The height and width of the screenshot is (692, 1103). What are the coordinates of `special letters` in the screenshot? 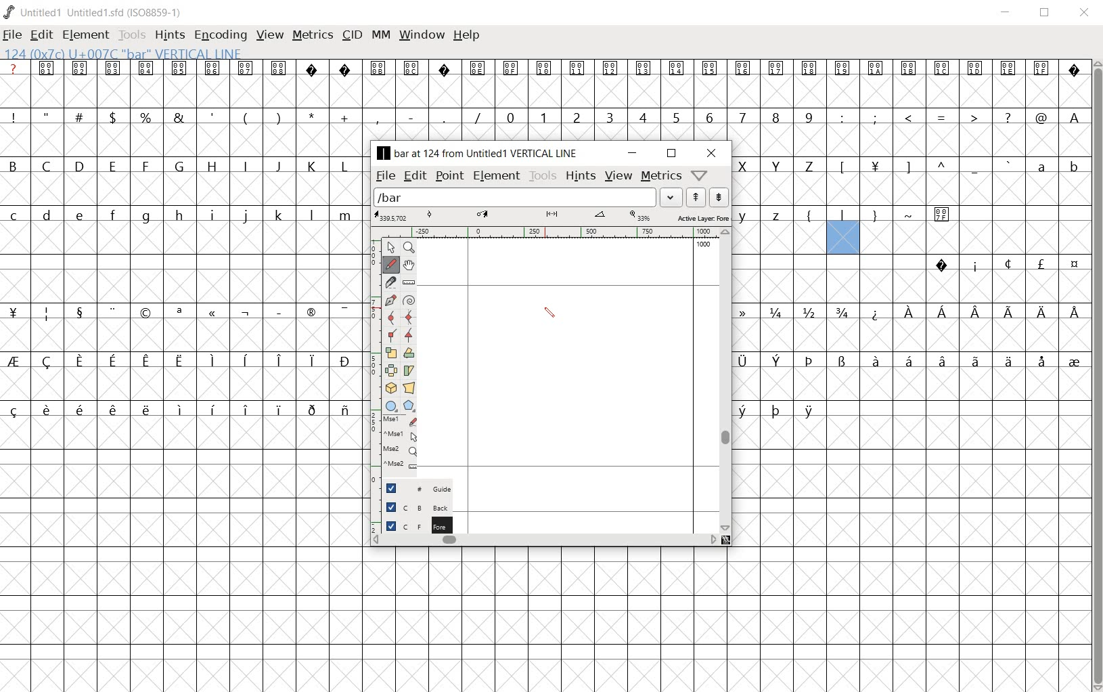 It's located at (911, 360).